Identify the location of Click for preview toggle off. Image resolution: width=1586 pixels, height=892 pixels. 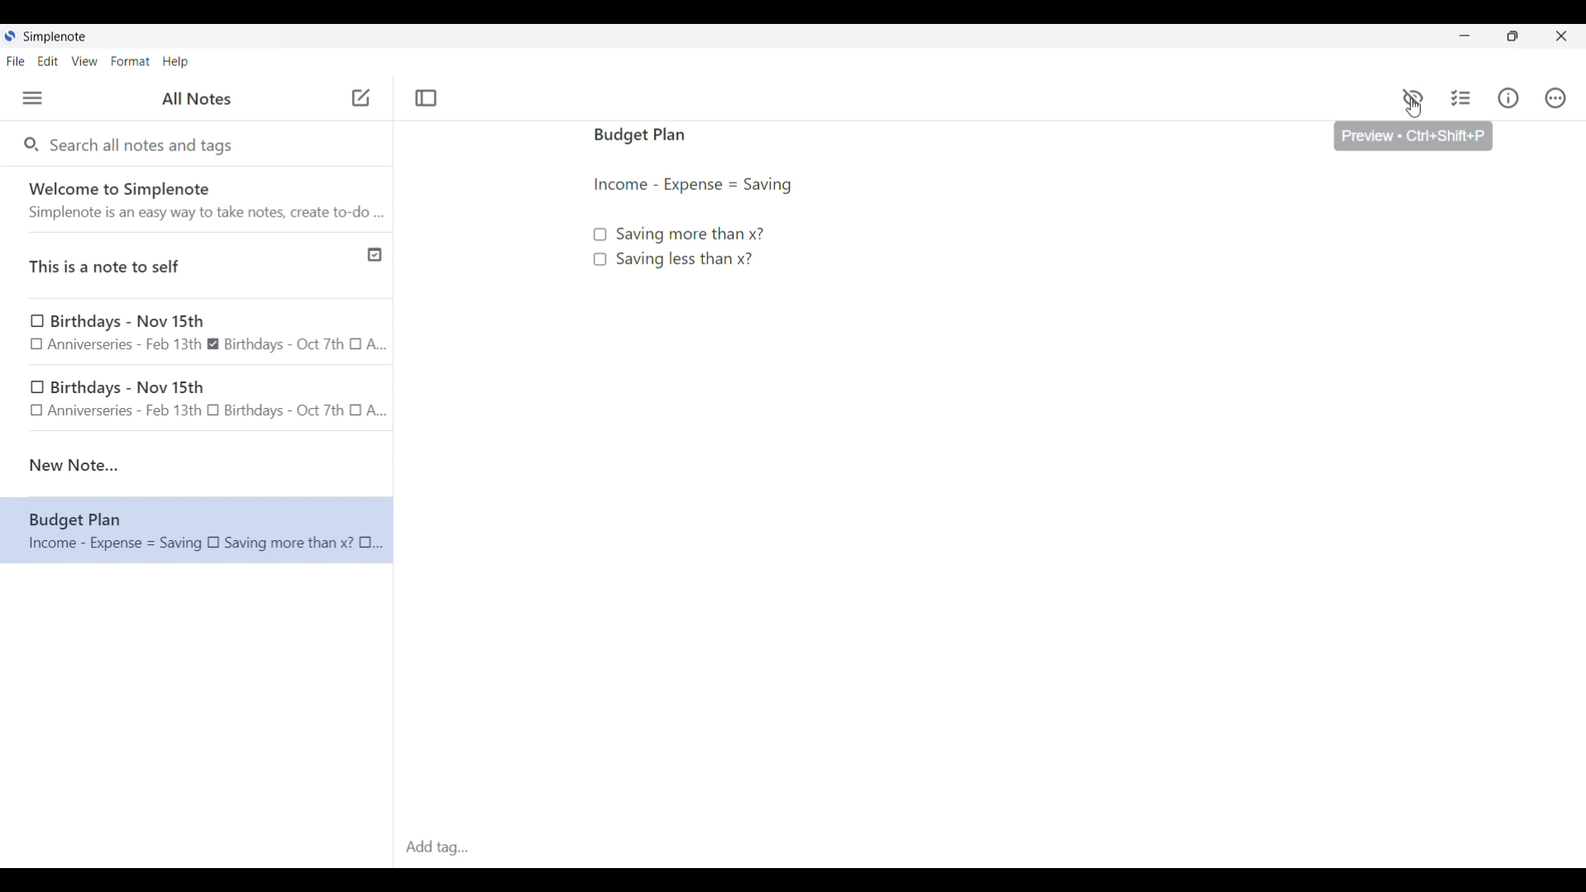
(1413, 98).